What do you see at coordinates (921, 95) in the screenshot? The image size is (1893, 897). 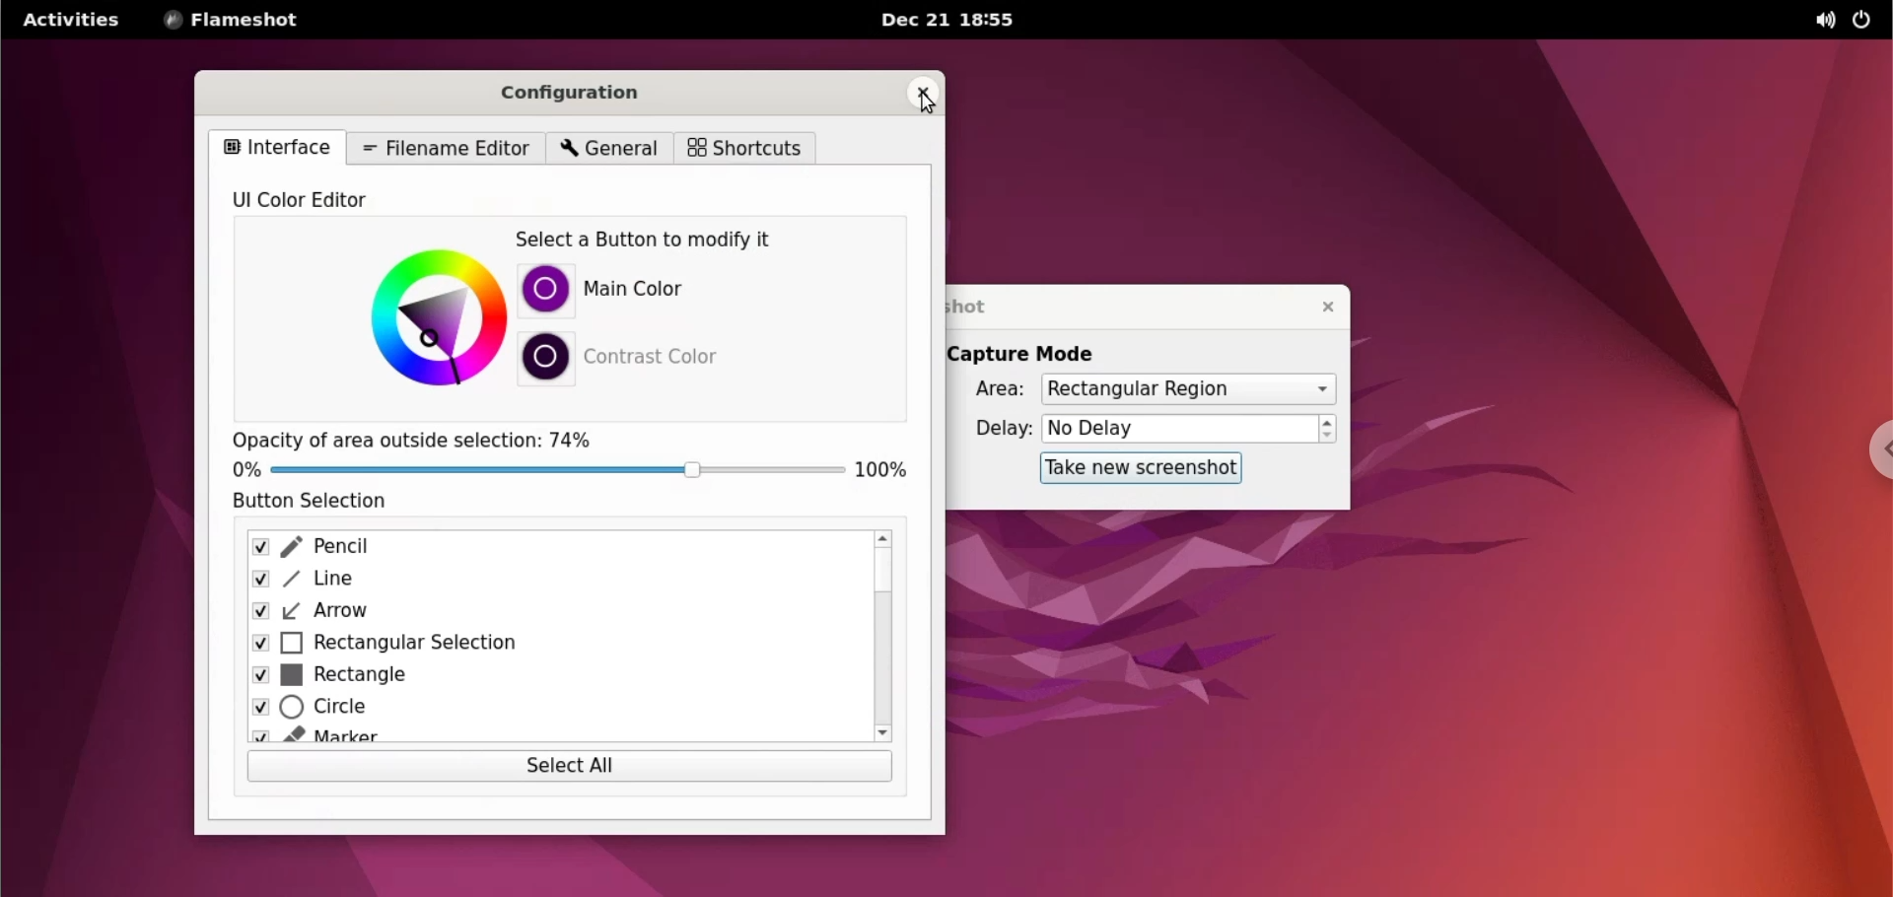 I see `close` at bounding box center [921, 95].